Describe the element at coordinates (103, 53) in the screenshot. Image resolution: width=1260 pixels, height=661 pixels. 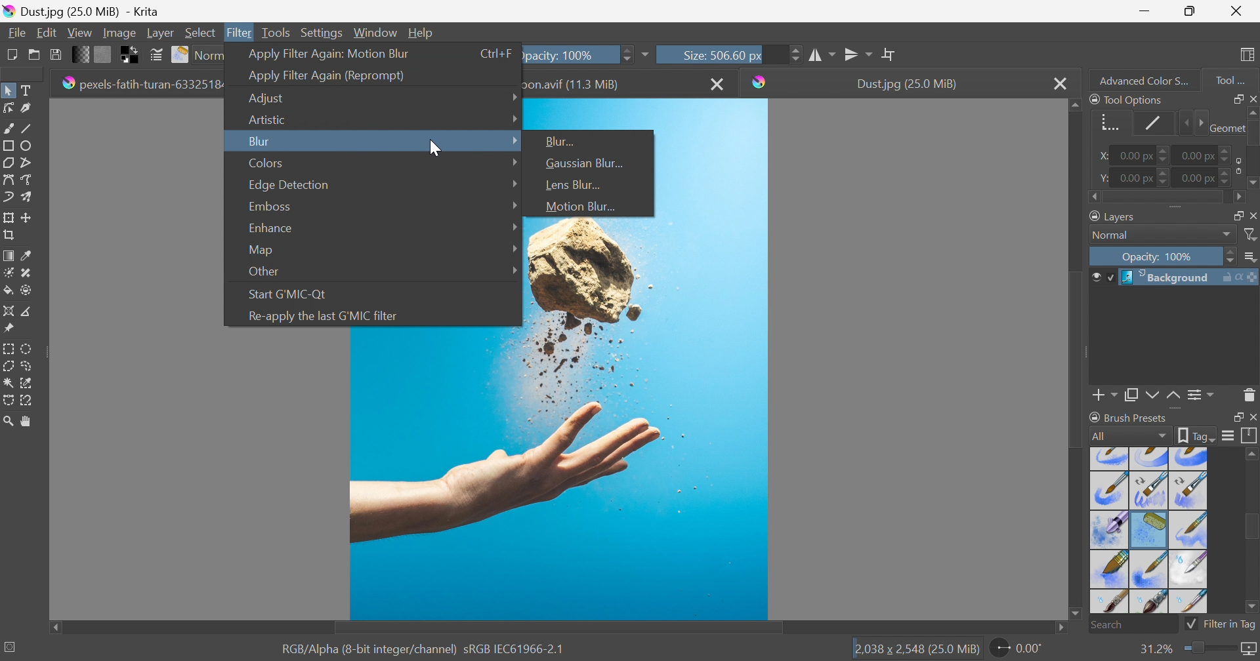
I see `Fill patterns` at that location.